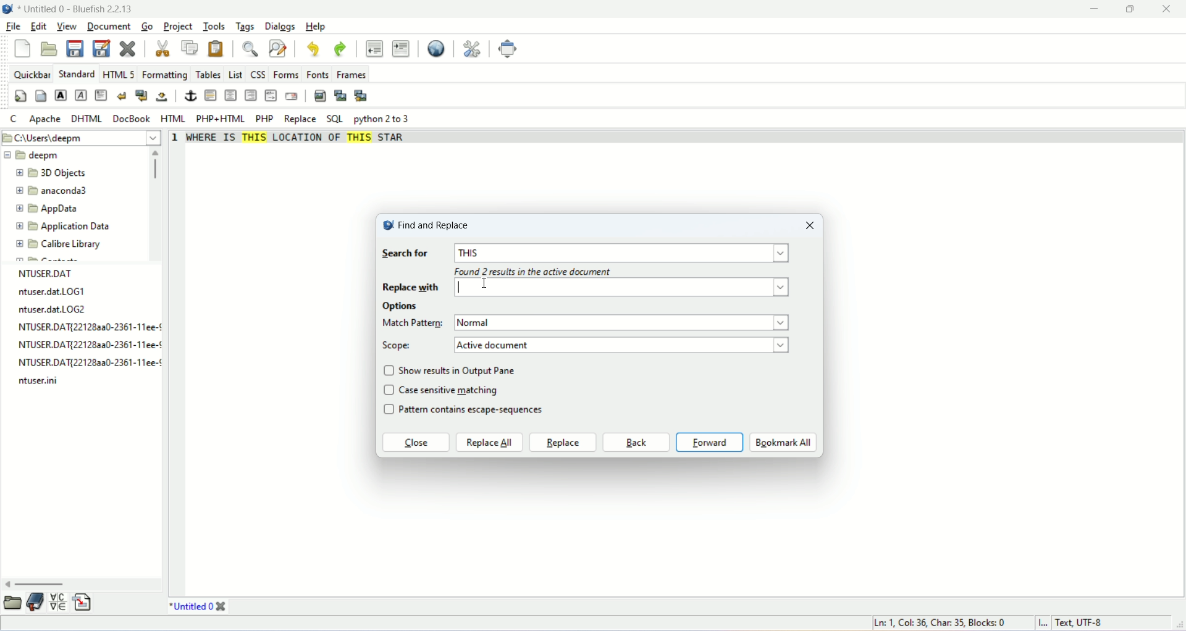  What do you see at coordinates (141, 94) in the screenshot?
I see `break and clear` at bounding box center [141, 94].